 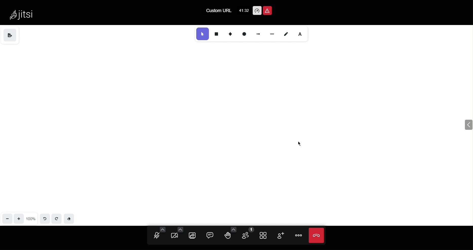 What do you see at coordinates (19, 218) in the screenshot?
I see `Zoom in` at bounding box center [19, 218].